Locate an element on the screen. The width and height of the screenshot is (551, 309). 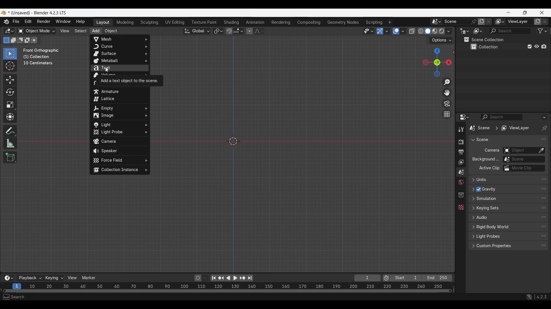
Select menu is located at coordinates (81, 31).